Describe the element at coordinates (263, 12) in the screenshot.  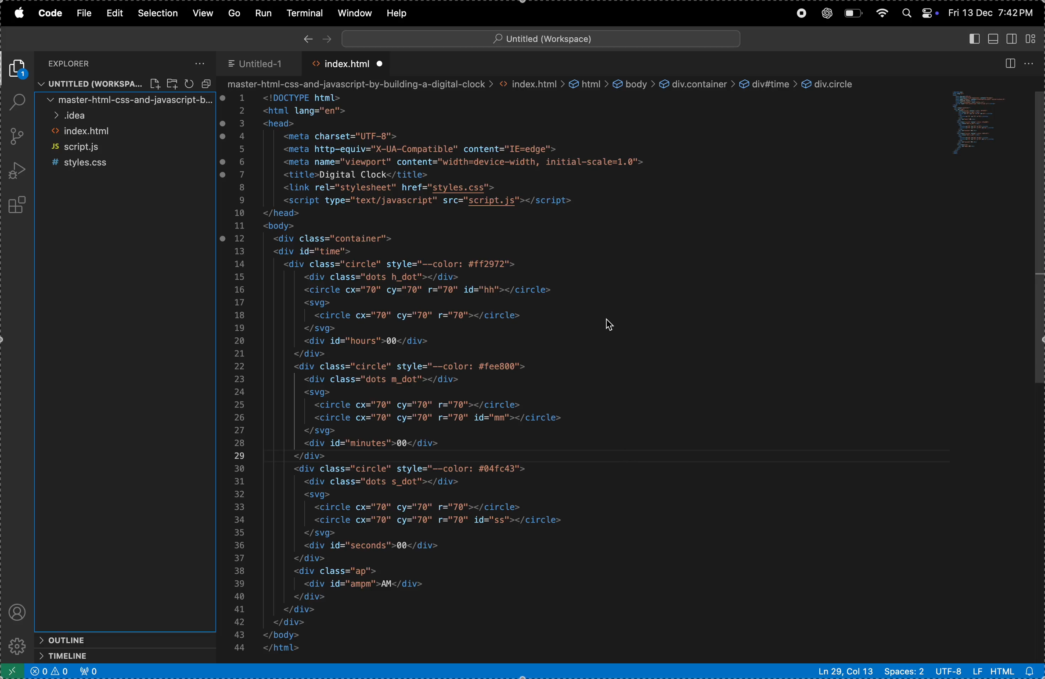
I see `run ` at that location.